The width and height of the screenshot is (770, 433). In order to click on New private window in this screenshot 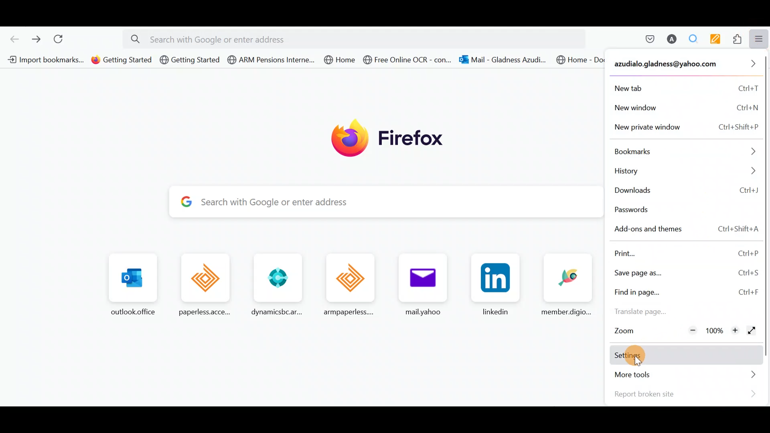, I will do `click(676, 126)`.